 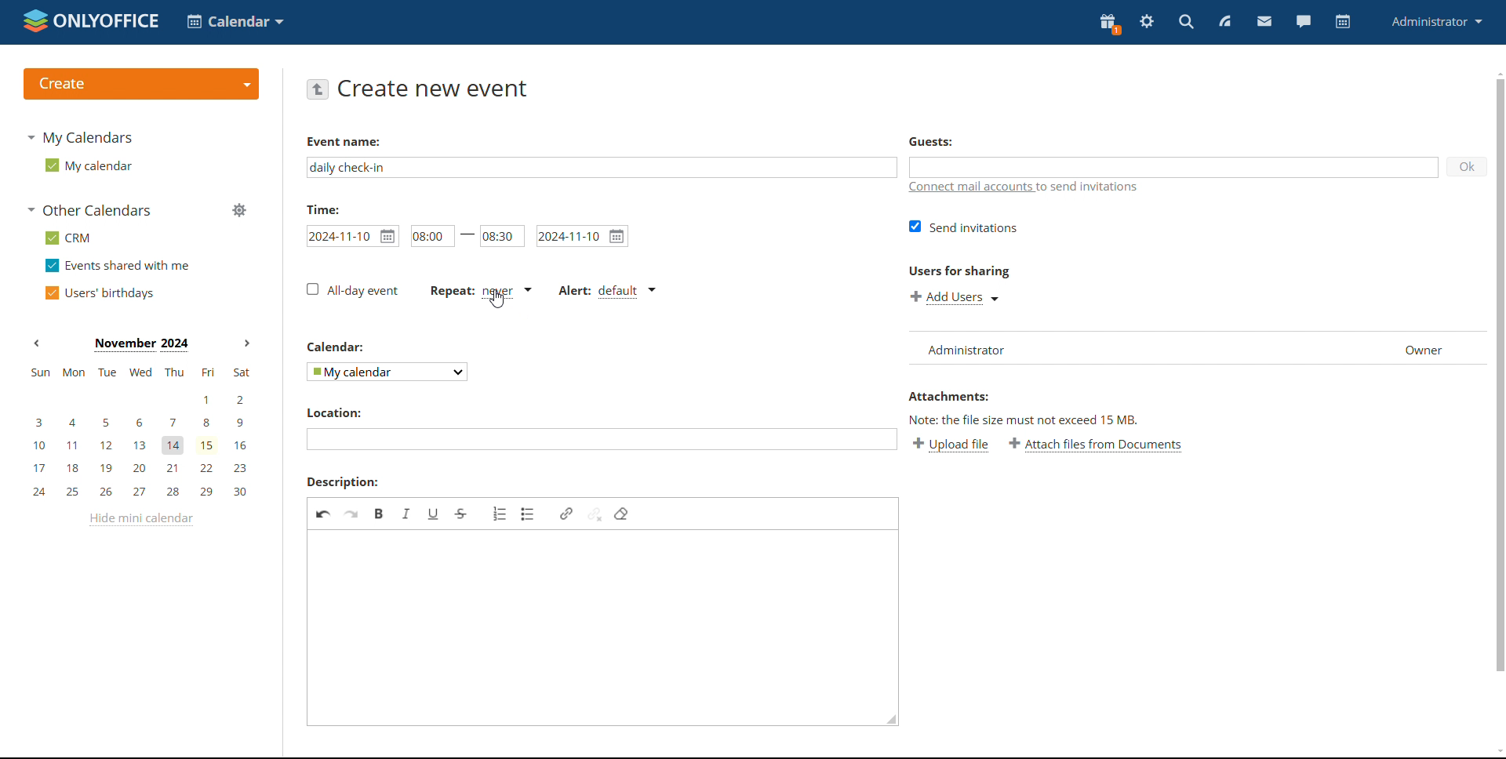 What do you see at coordinates (1468, 167) in the screenshot?
I see `ok` at bounding box center [1468, 167].